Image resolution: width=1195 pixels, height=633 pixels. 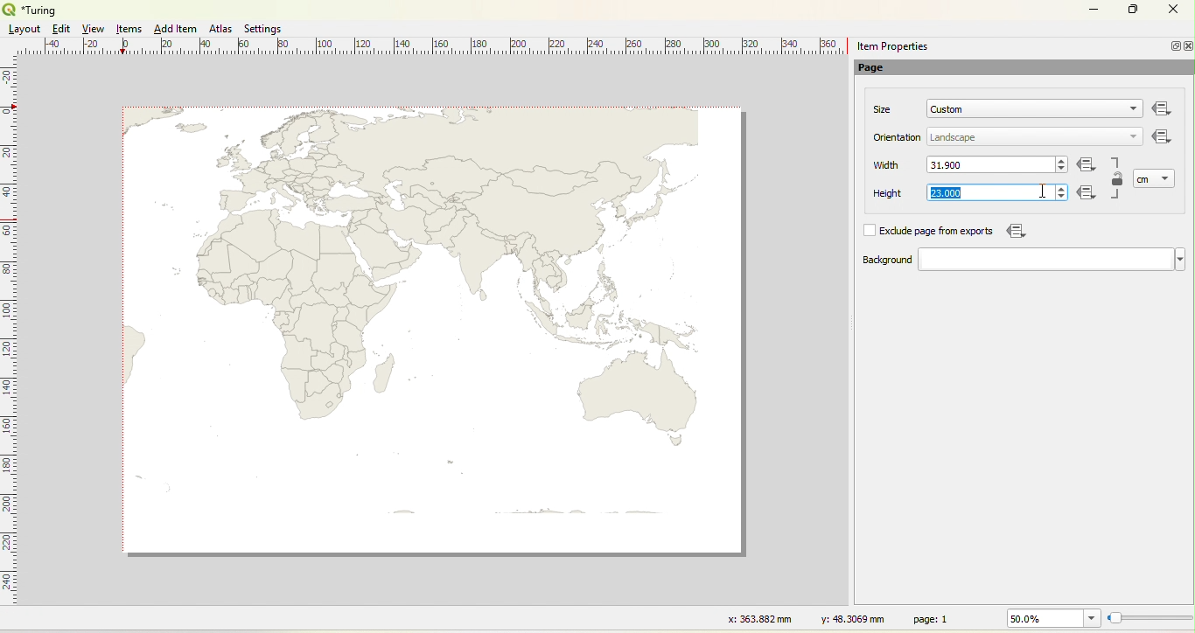 I want to click on Edit, so click(x=59, y=29).